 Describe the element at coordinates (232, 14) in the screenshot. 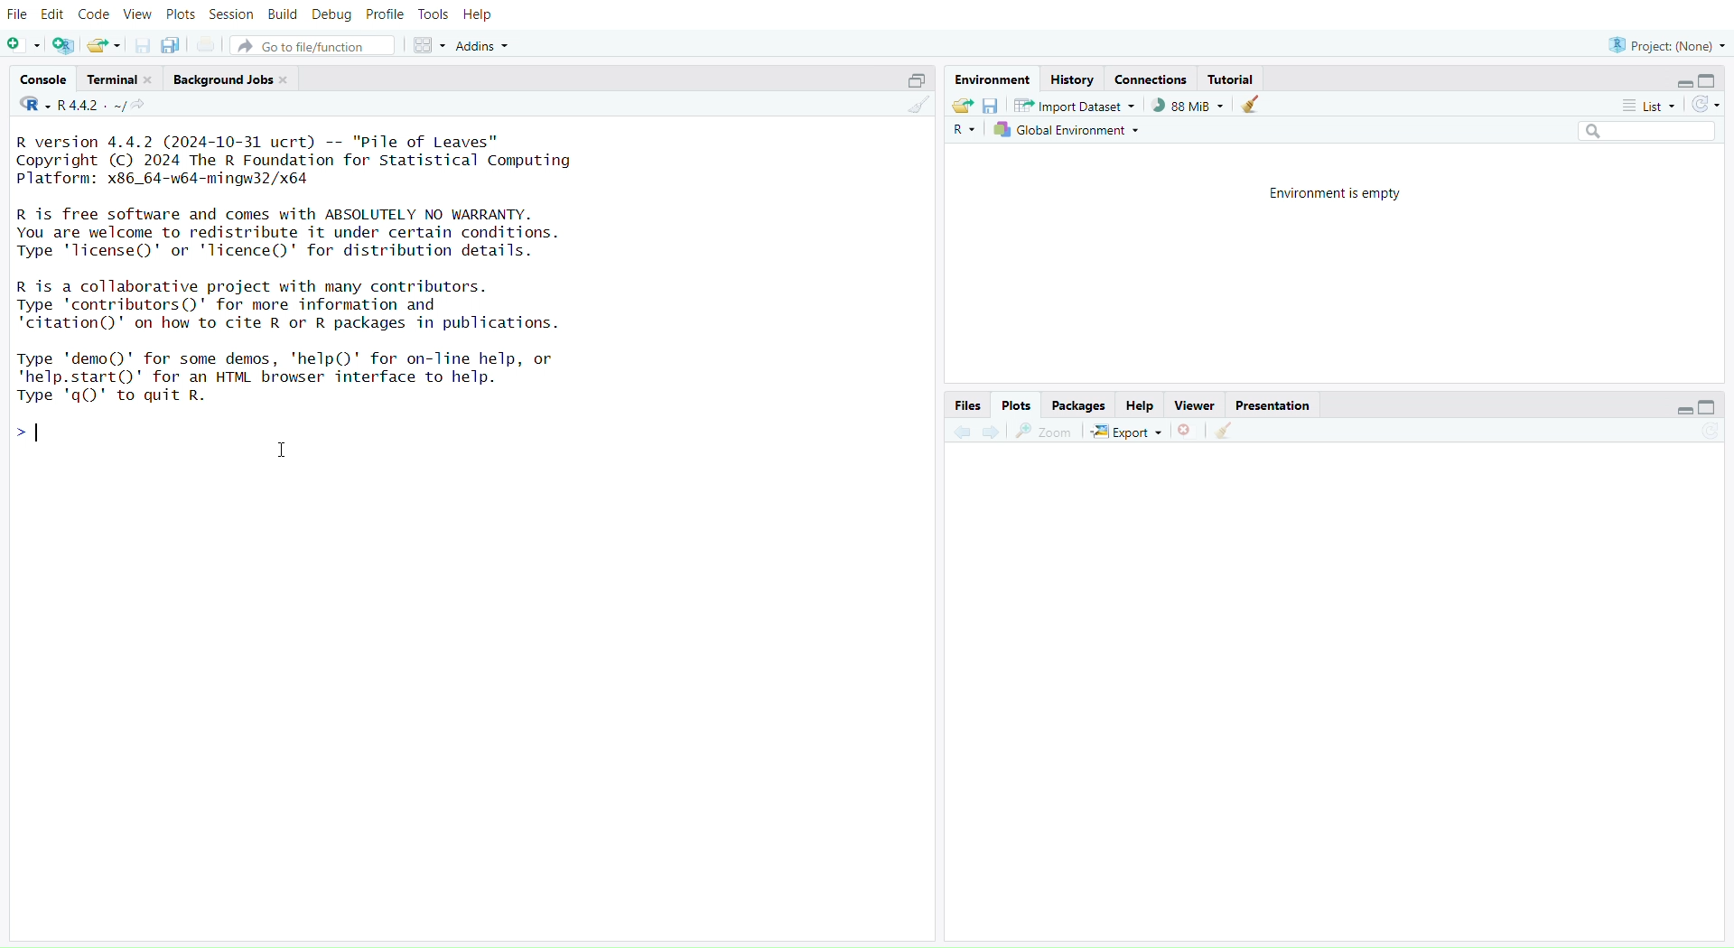

I see `sessions` at that location.